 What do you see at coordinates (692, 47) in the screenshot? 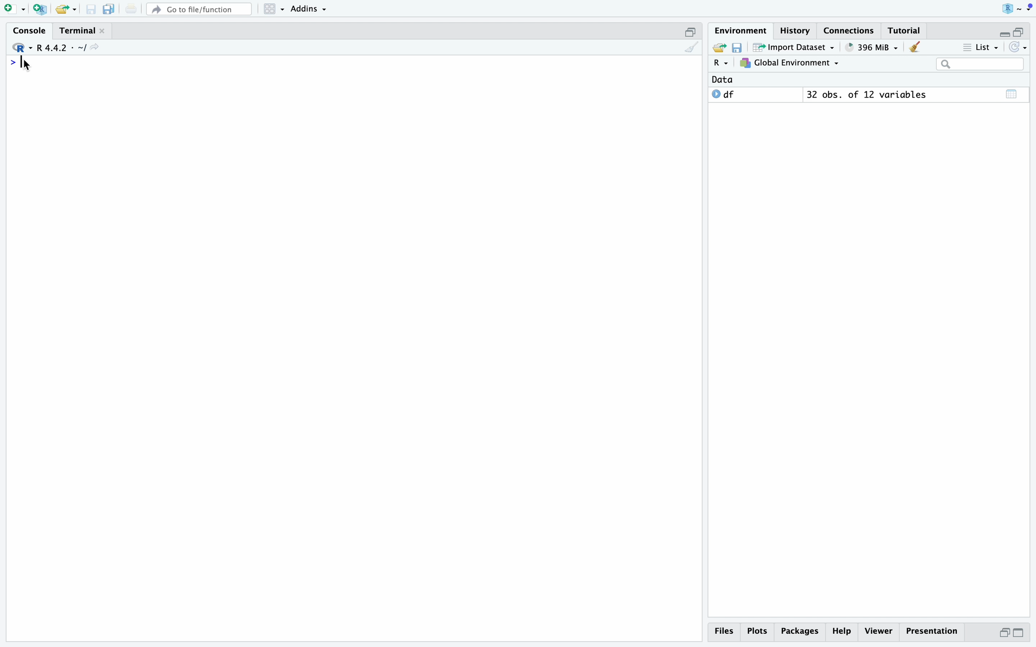
I see `clean` at bounding box center [692, 47].